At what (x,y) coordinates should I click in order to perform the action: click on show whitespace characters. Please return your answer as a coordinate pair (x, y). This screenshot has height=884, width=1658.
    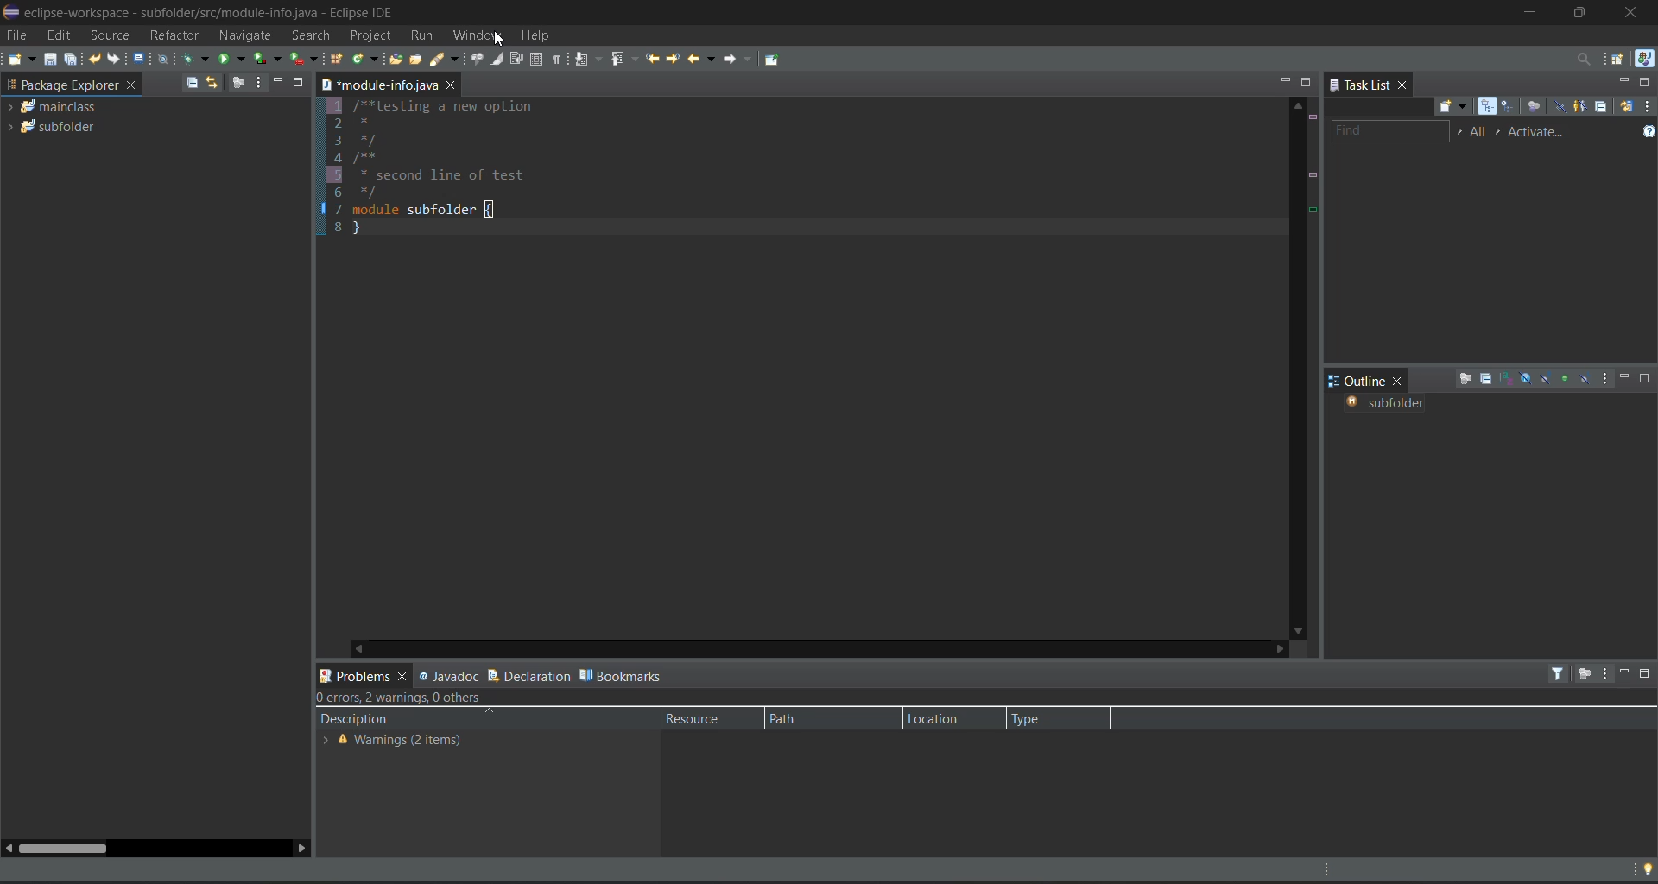
    Looking at the image, I should click on (560, 59).